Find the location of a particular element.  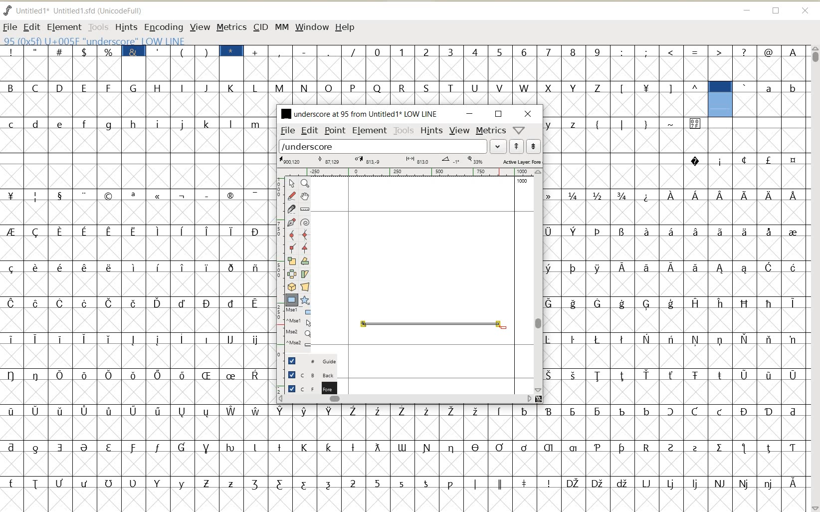

SCROLLBAR is located at coordinates (539, 281).